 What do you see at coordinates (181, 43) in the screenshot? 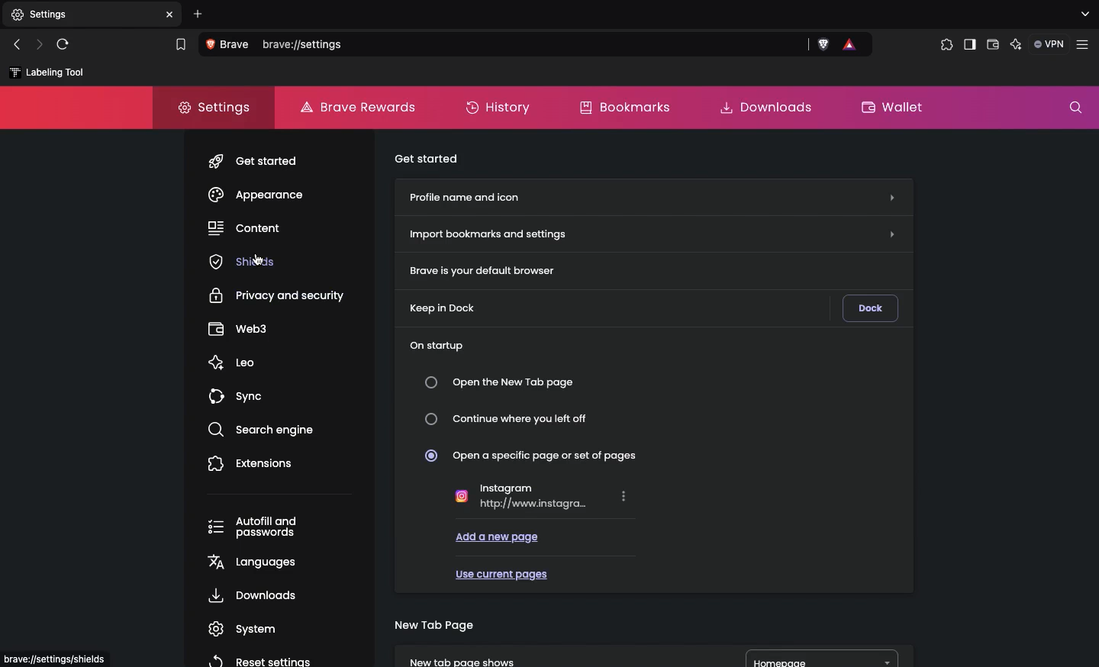
I see `bookmark this tab` at bounding box center [181, 43].